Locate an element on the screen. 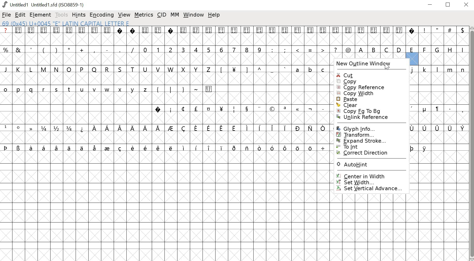  special characters and symbols is located at coordinates (233, 30).